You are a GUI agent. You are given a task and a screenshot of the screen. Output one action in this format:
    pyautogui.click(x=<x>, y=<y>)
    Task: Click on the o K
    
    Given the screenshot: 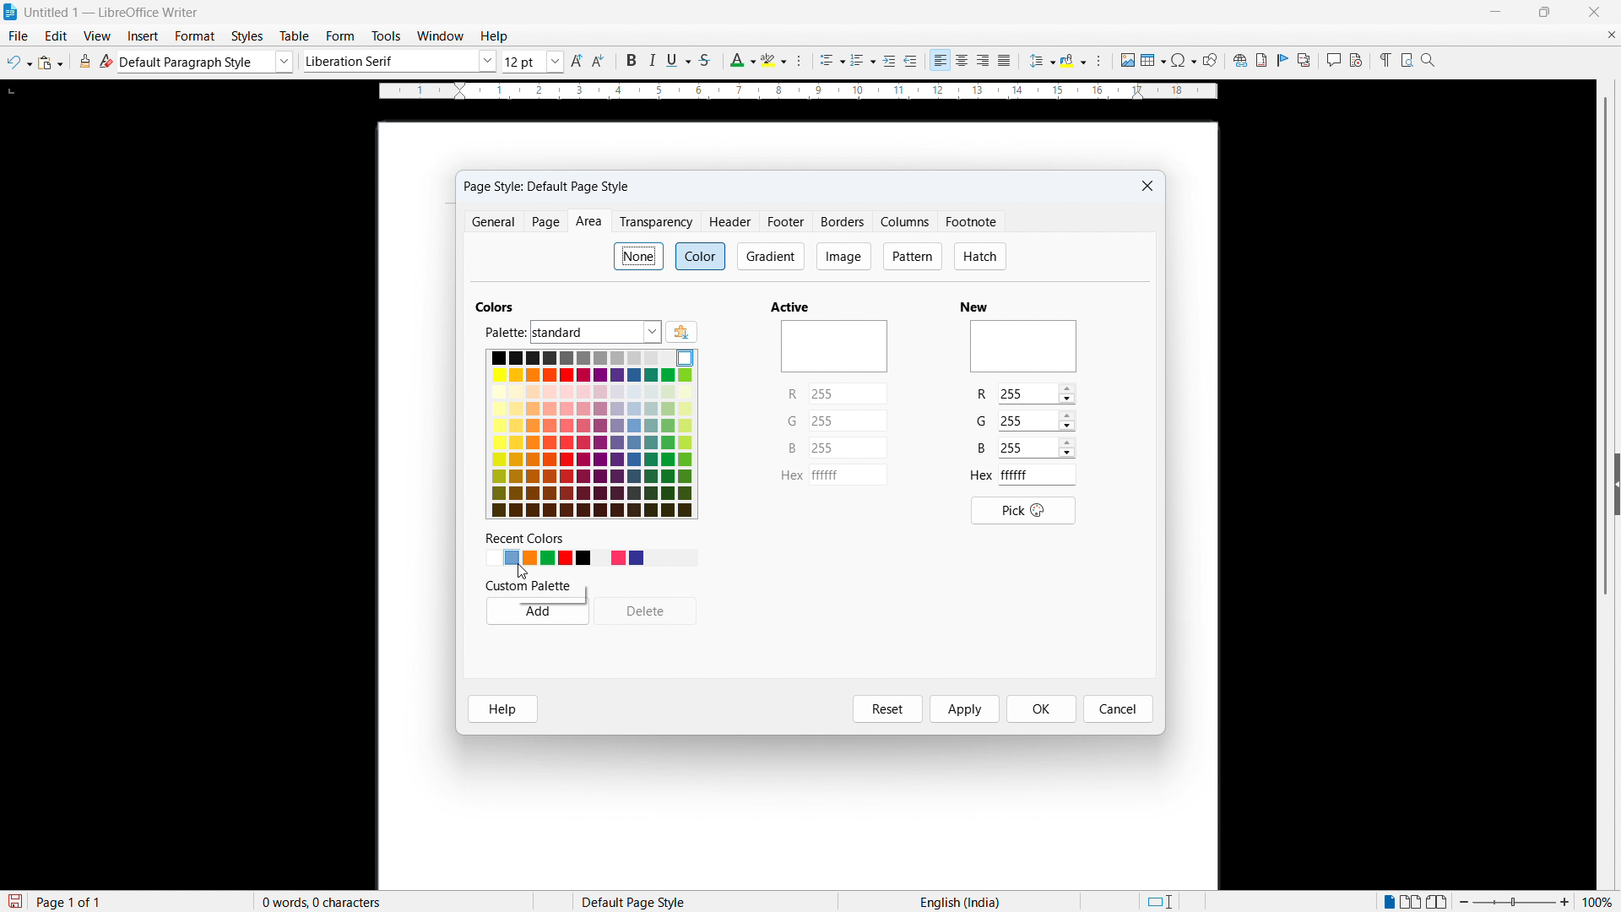 What is the action you would take?
    pyautogui.click(x=1044, y=709)
    